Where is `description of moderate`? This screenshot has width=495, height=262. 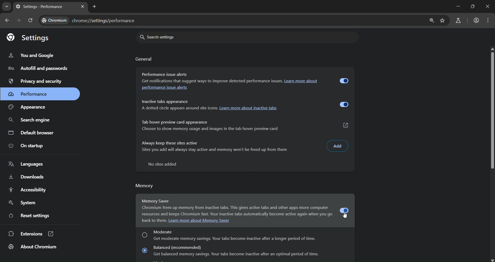
description of moderate is located at coordinates (236, 238).